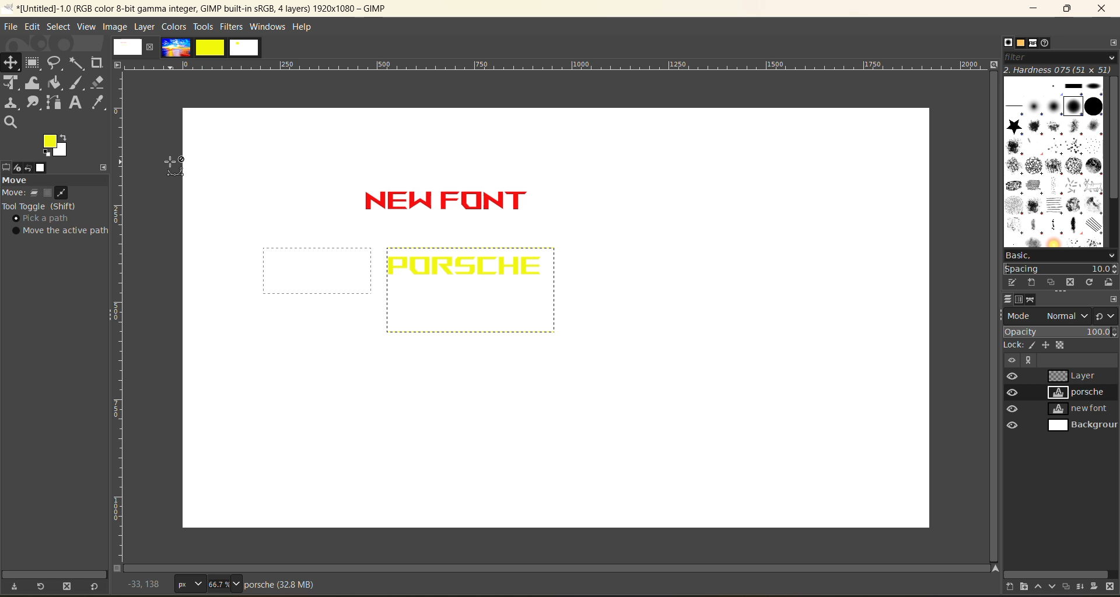 Image resolution: width=1120 pixels, height=597 pixels. I want to click on duplicate this brush, so click(1045, 282).